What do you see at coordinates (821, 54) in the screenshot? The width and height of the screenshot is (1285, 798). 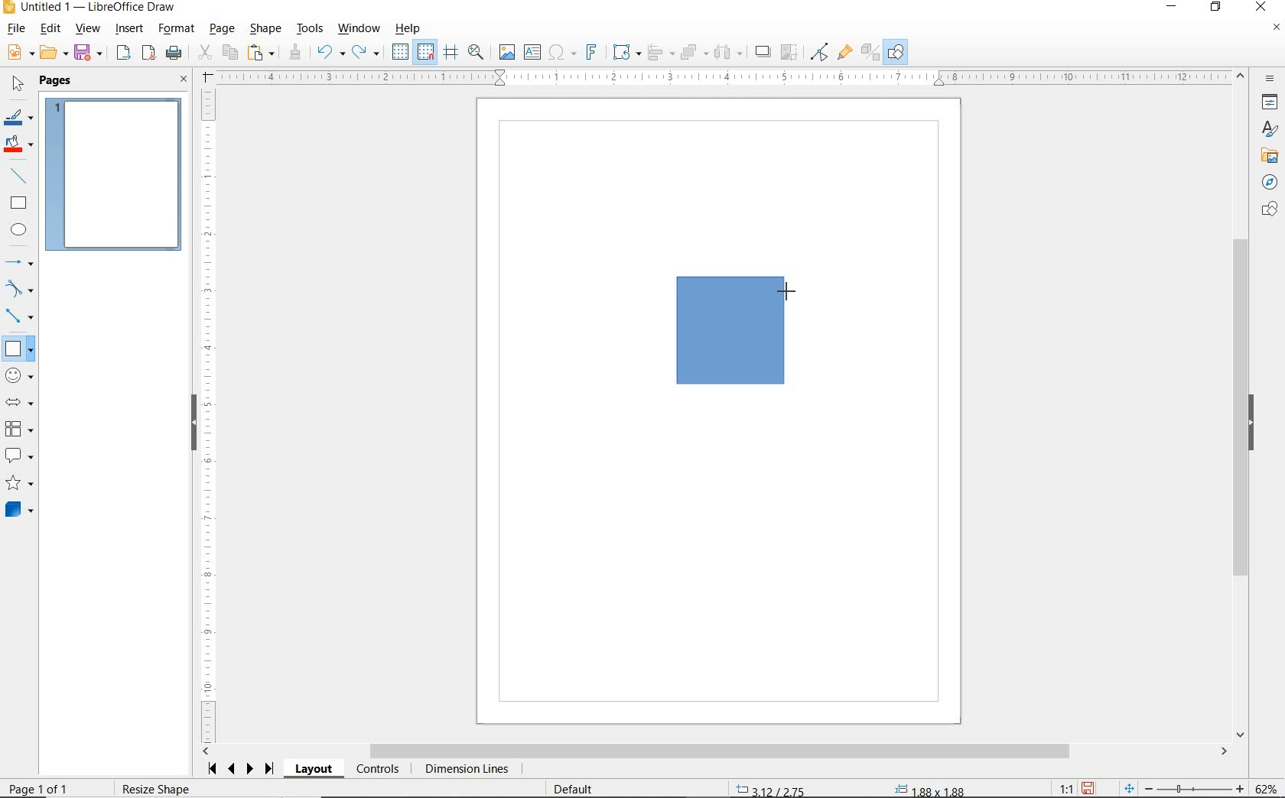 I see `TOGGLE POINT EDIT MODE` at bounding box center [821, 54].